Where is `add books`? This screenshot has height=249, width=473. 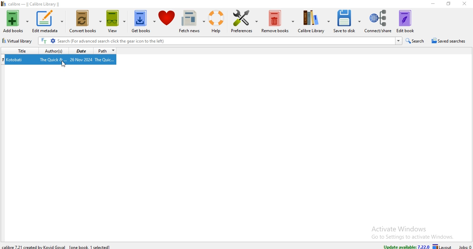
add books is located at coordinates (16, 21).